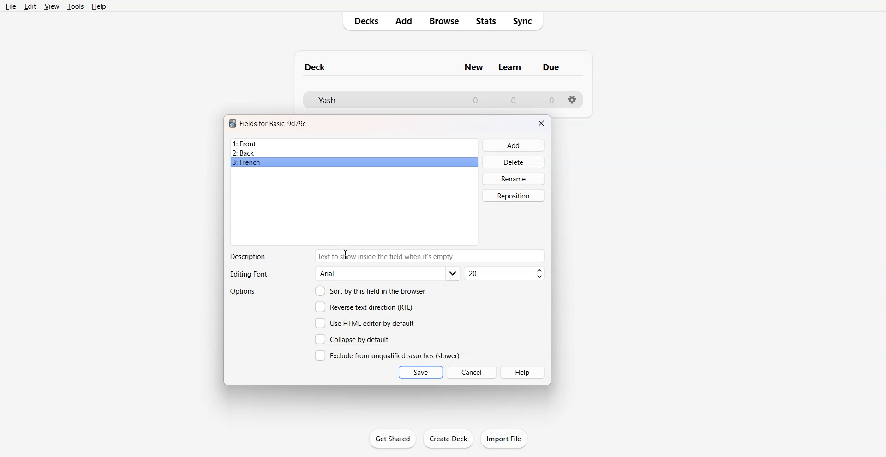 Image resolution: width=886 pixels, height=457 pixels. What do you see at coordinates (526, 21) in the screenshot?
I see `Sync` at bounding box center [526, 21].